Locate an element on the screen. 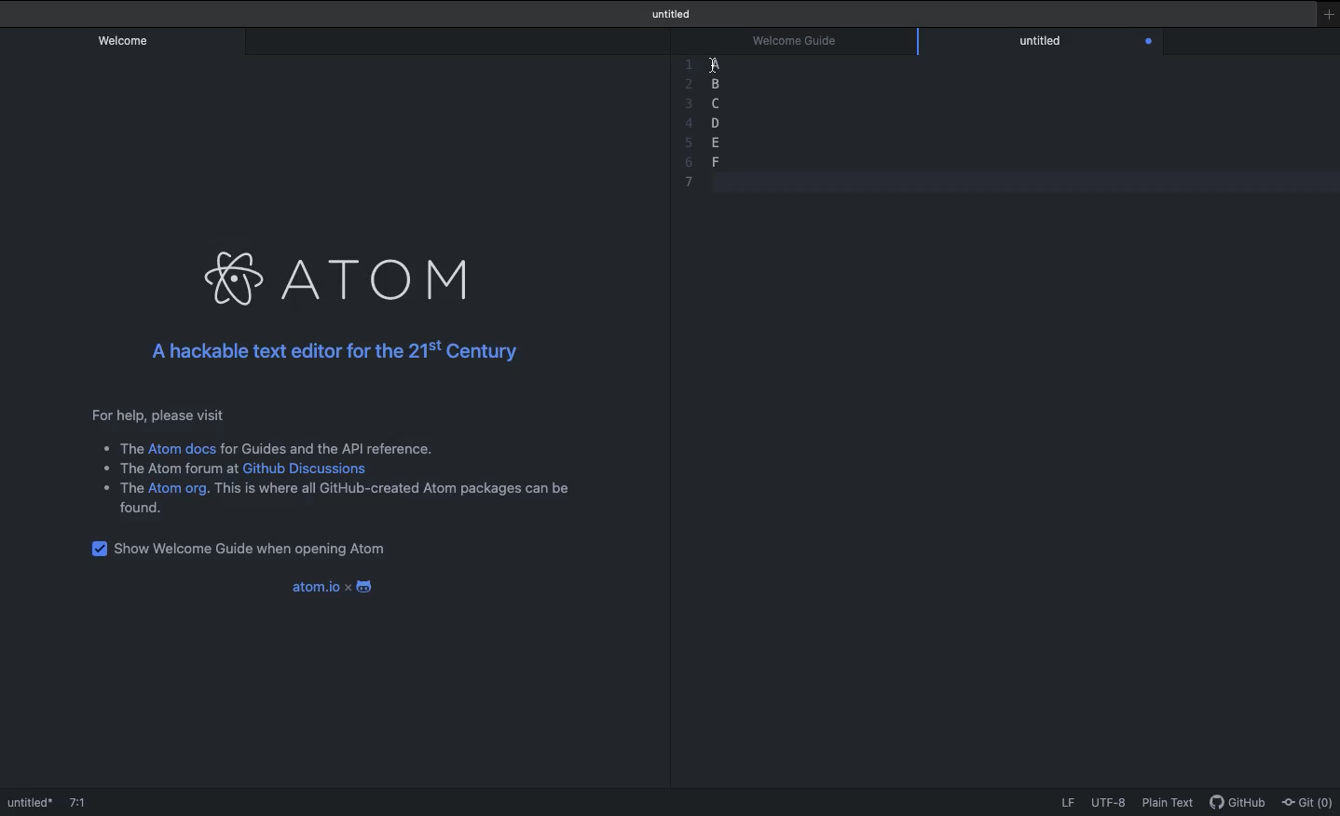 Image resolution: width=1340 pixels, height=816 pixels. 3 is located at coordinates (687, 103).